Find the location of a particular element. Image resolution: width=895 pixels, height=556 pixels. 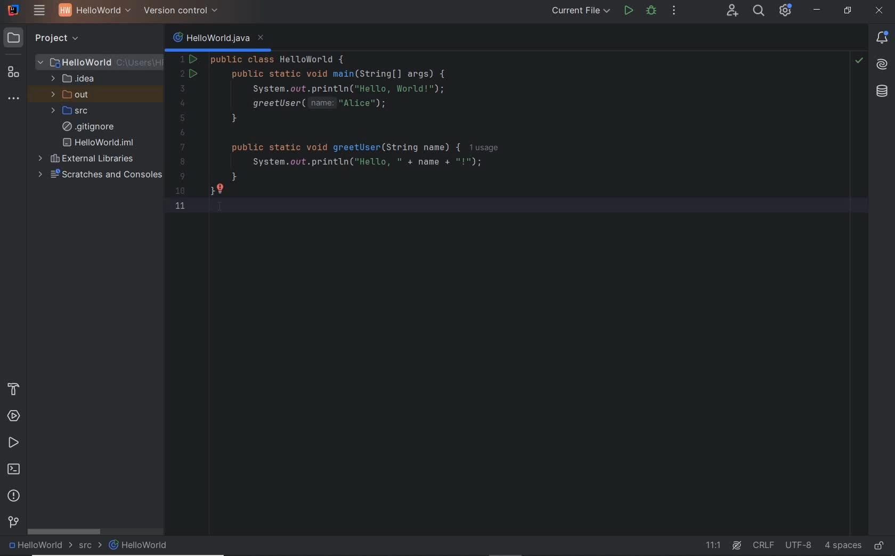

no highlighted problems is located at coordinates (858, 61).